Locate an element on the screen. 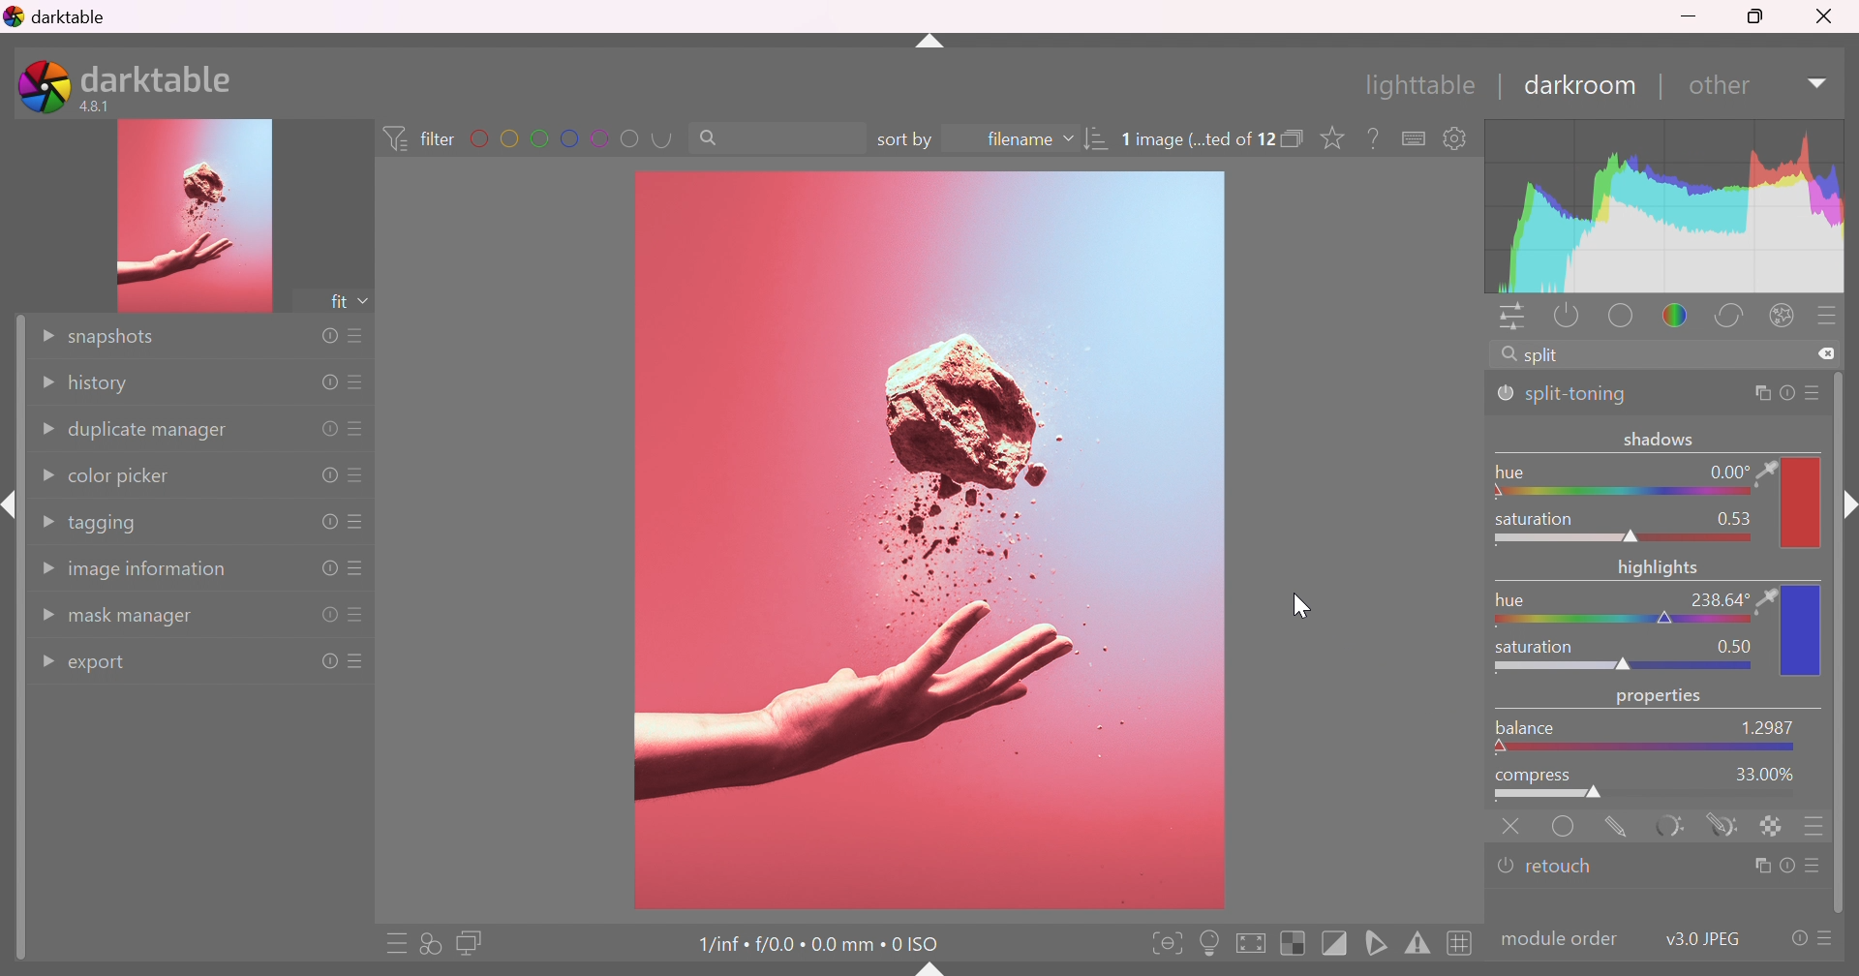 This screenshot has height=976, width=1859. 33.00% is located at coordinates (1764, 775).